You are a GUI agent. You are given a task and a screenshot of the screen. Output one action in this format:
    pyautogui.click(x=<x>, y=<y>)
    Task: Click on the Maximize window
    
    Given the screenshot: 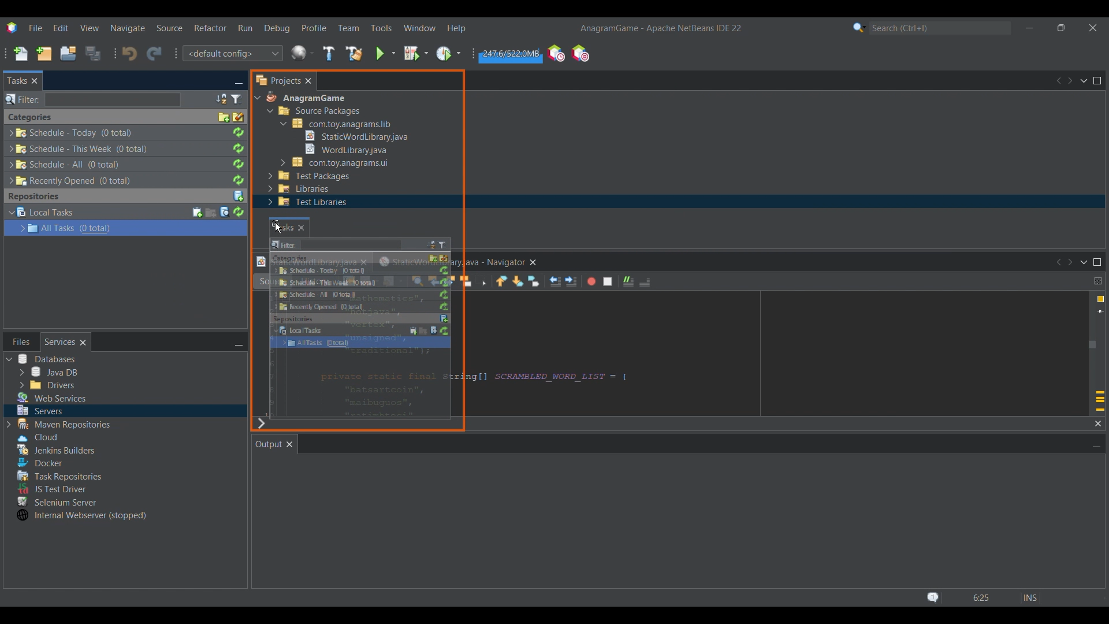 What is the action you would take?
    pyautogui.click(x=1097, y=80)
    